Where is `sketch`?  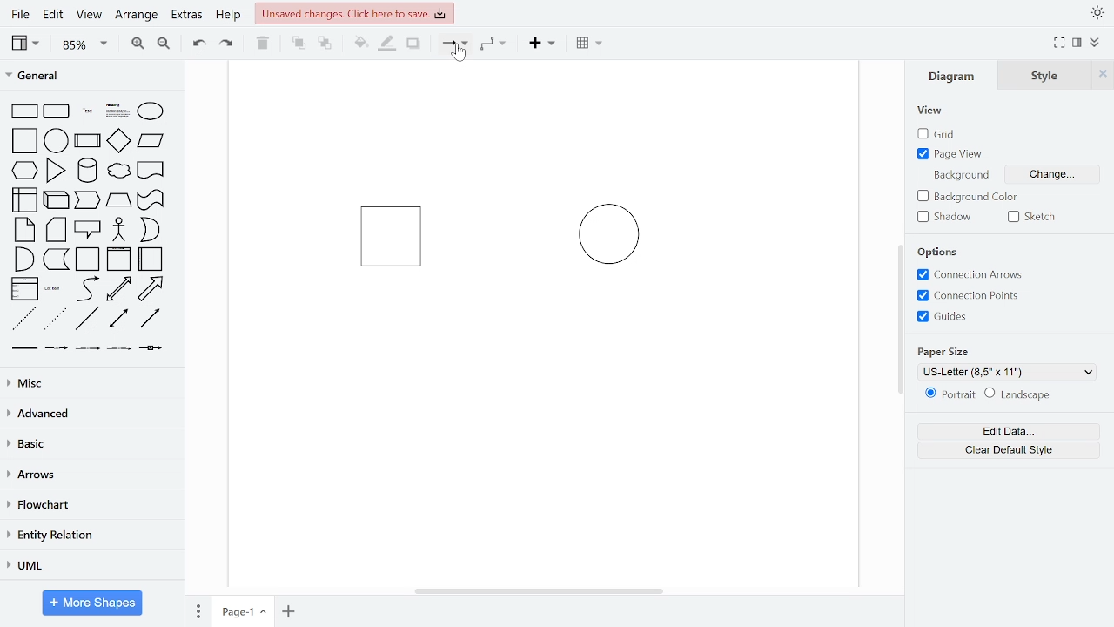
sketch is located at coordinates (1036, 217).